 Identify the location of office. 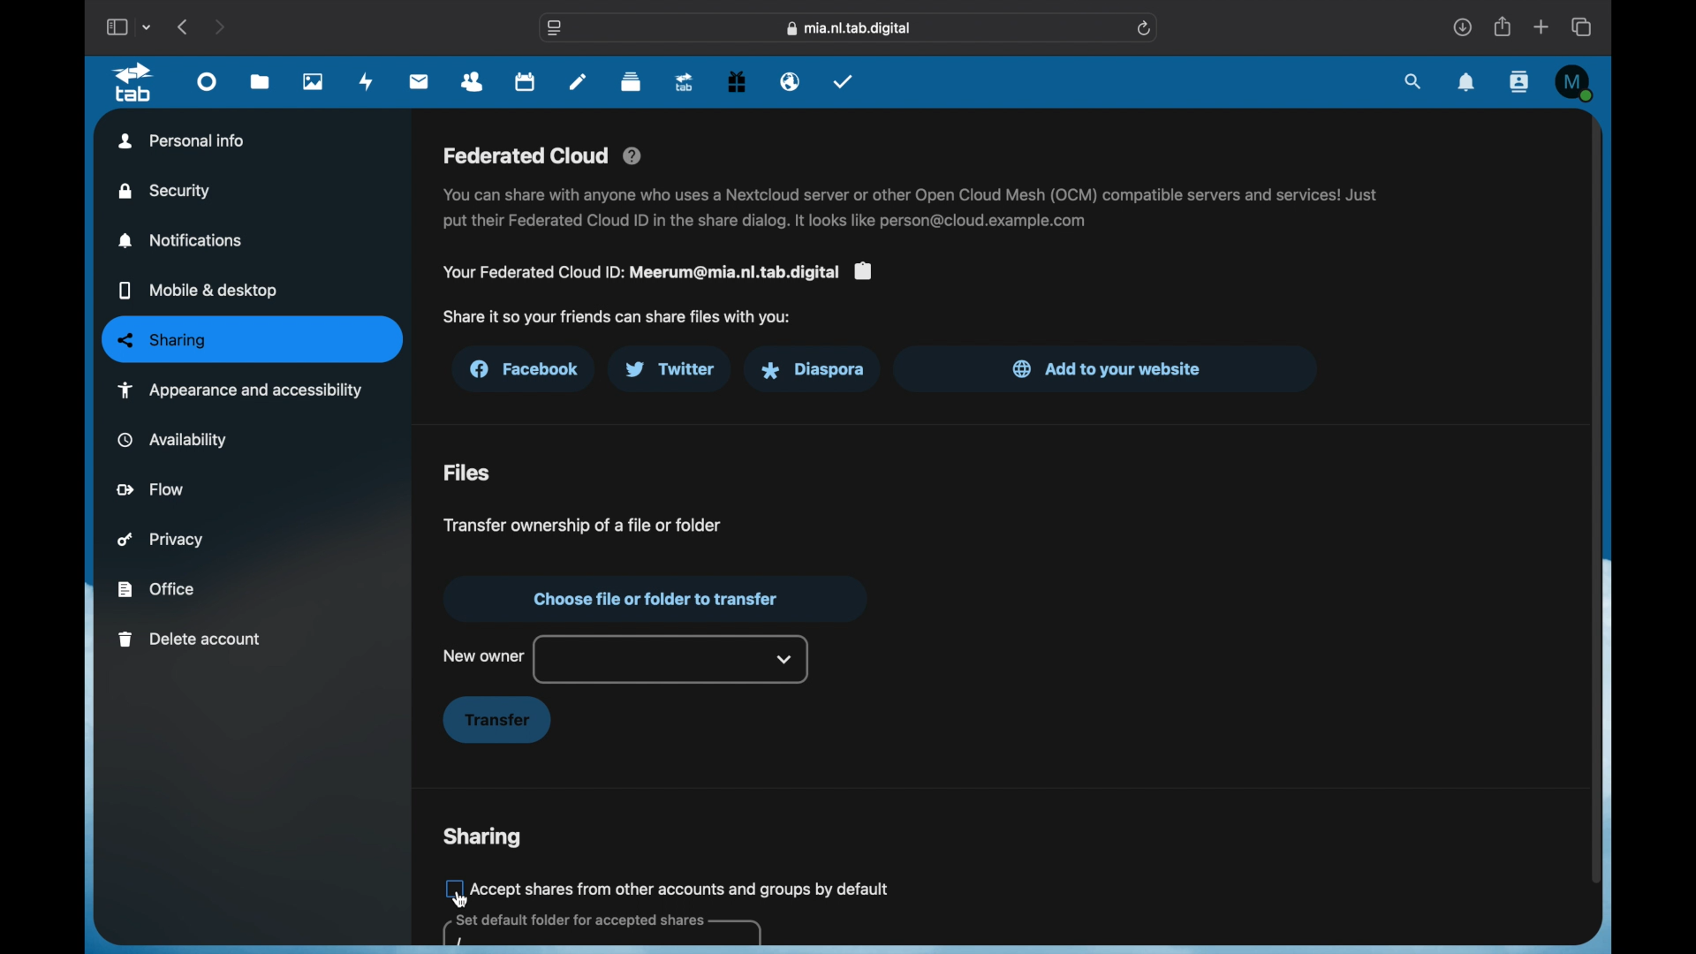
(155, 589).